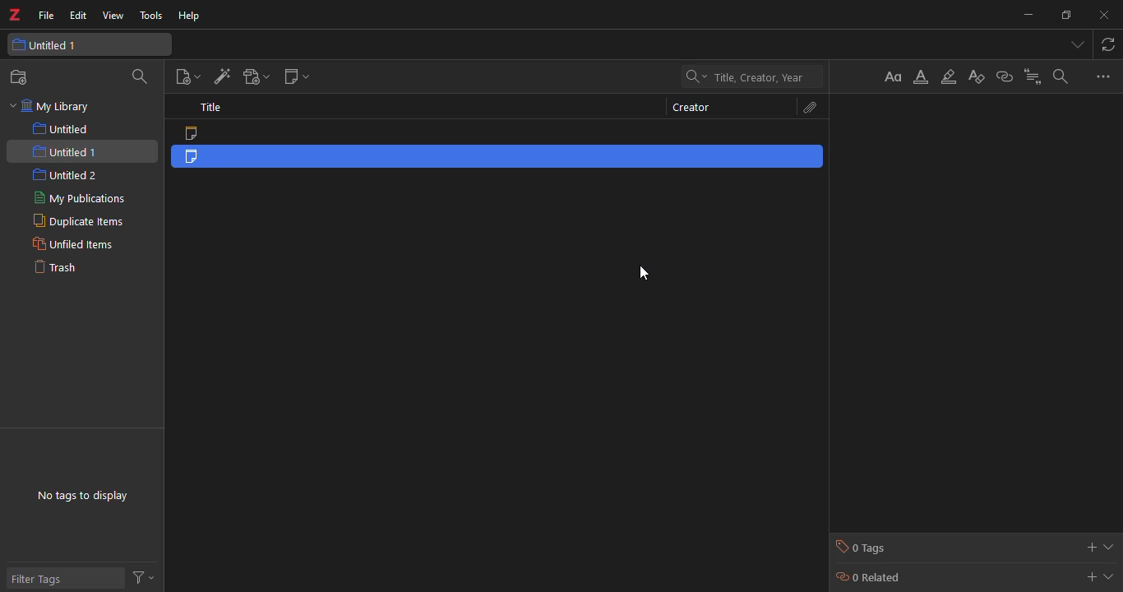 Image resolution: width=1123 pixels, height=592 pixels. I want to click on note, so click(193, 155).